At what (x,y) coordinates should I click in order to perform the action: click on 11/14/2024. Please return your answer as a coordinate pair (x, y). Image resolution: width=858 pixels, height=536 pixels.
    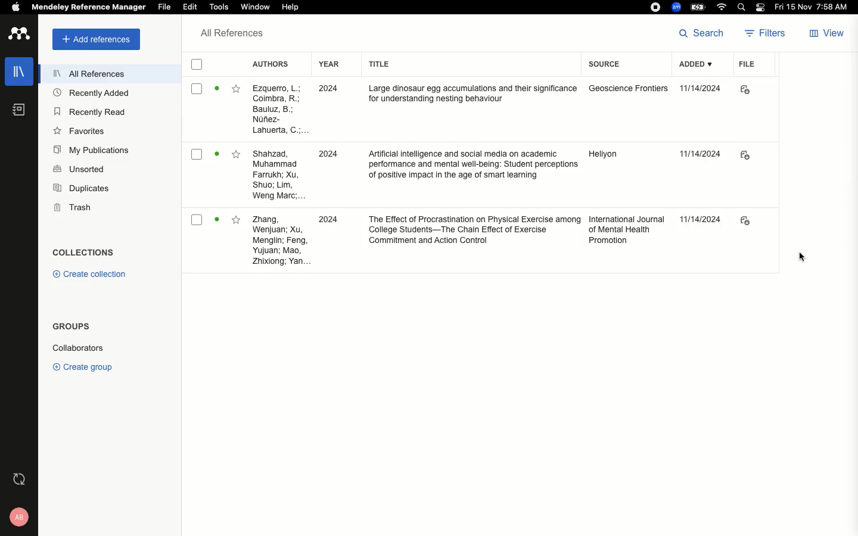
    Looking at the image, I should click on (701, 217).